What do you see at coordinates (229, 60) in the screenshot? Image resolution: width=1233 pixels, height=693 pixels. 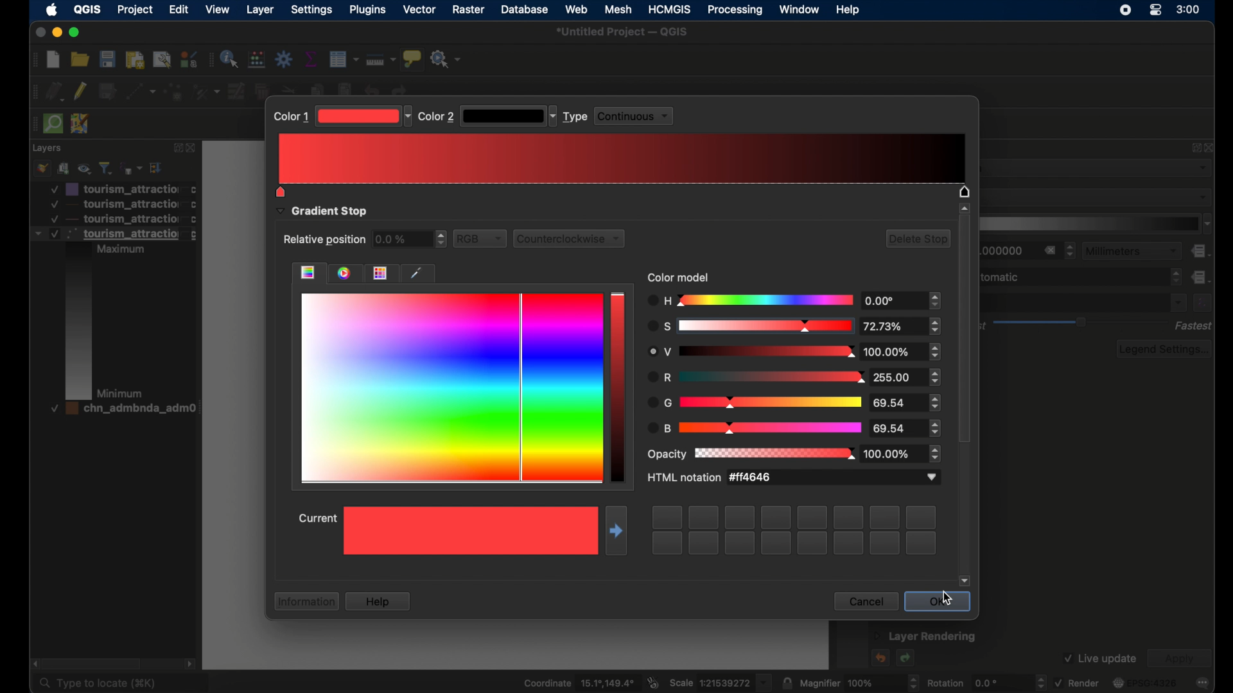 I see `identify features` at bounding box center [229, 60].